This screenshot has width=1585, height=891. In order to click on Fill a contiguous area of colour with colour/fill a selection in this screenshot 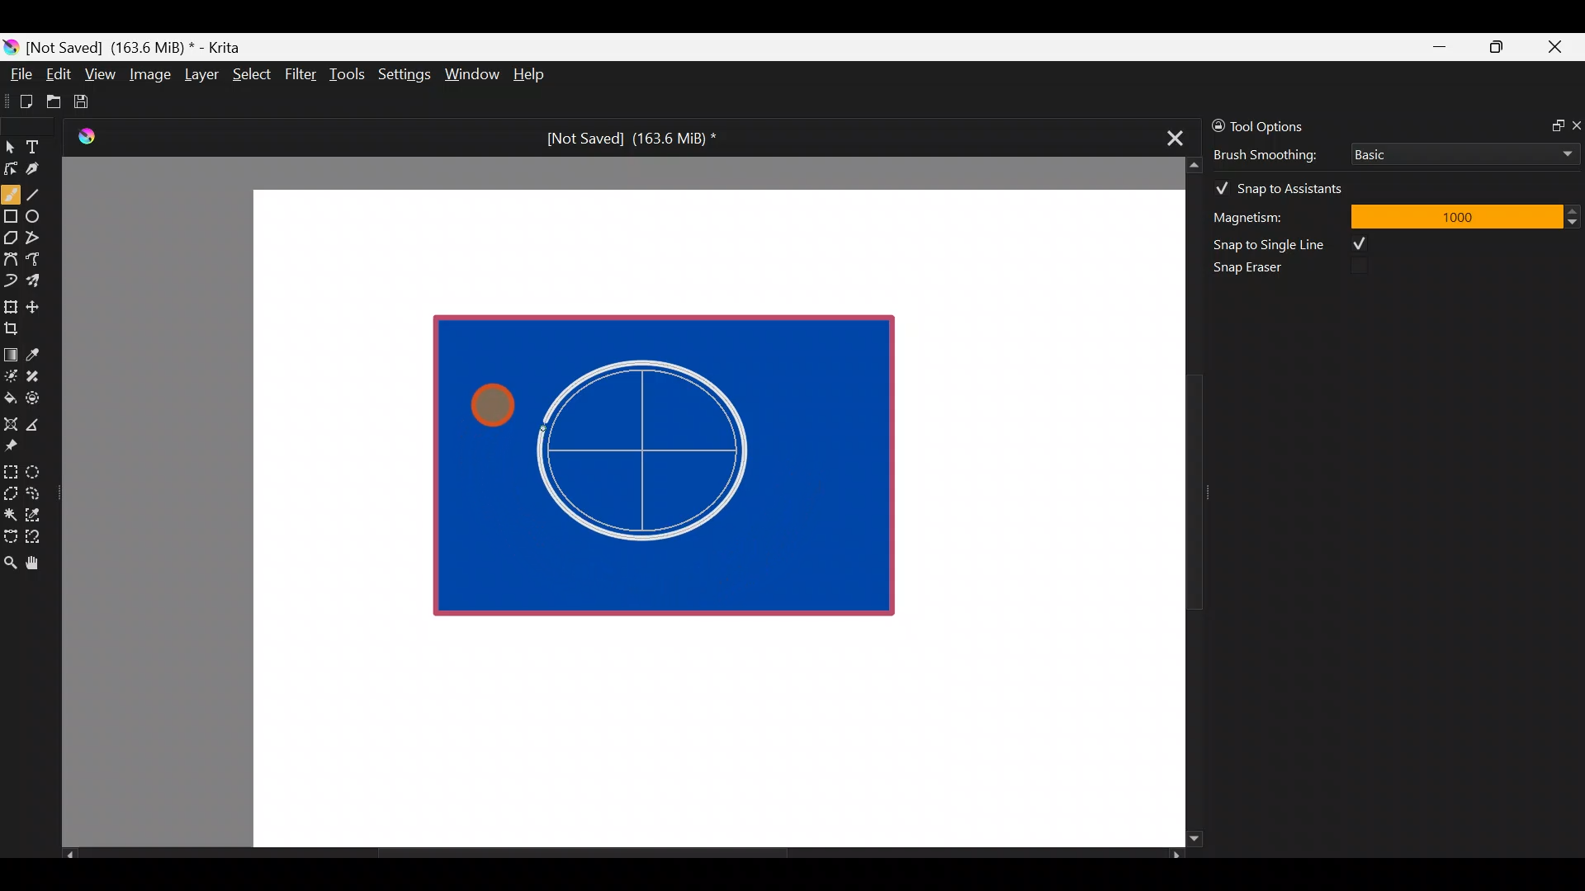, I will do `click(10, 394)`.